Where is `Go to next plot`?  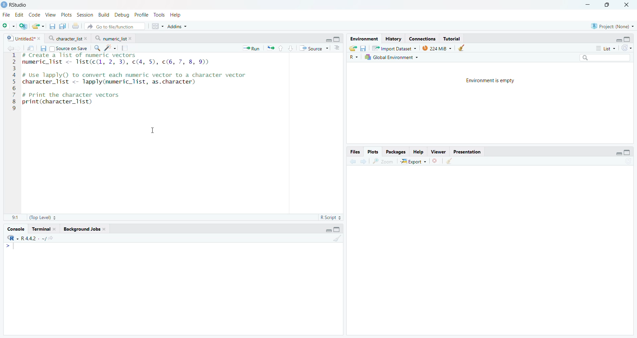
Go to next plot is located at coordinates (364, 161).